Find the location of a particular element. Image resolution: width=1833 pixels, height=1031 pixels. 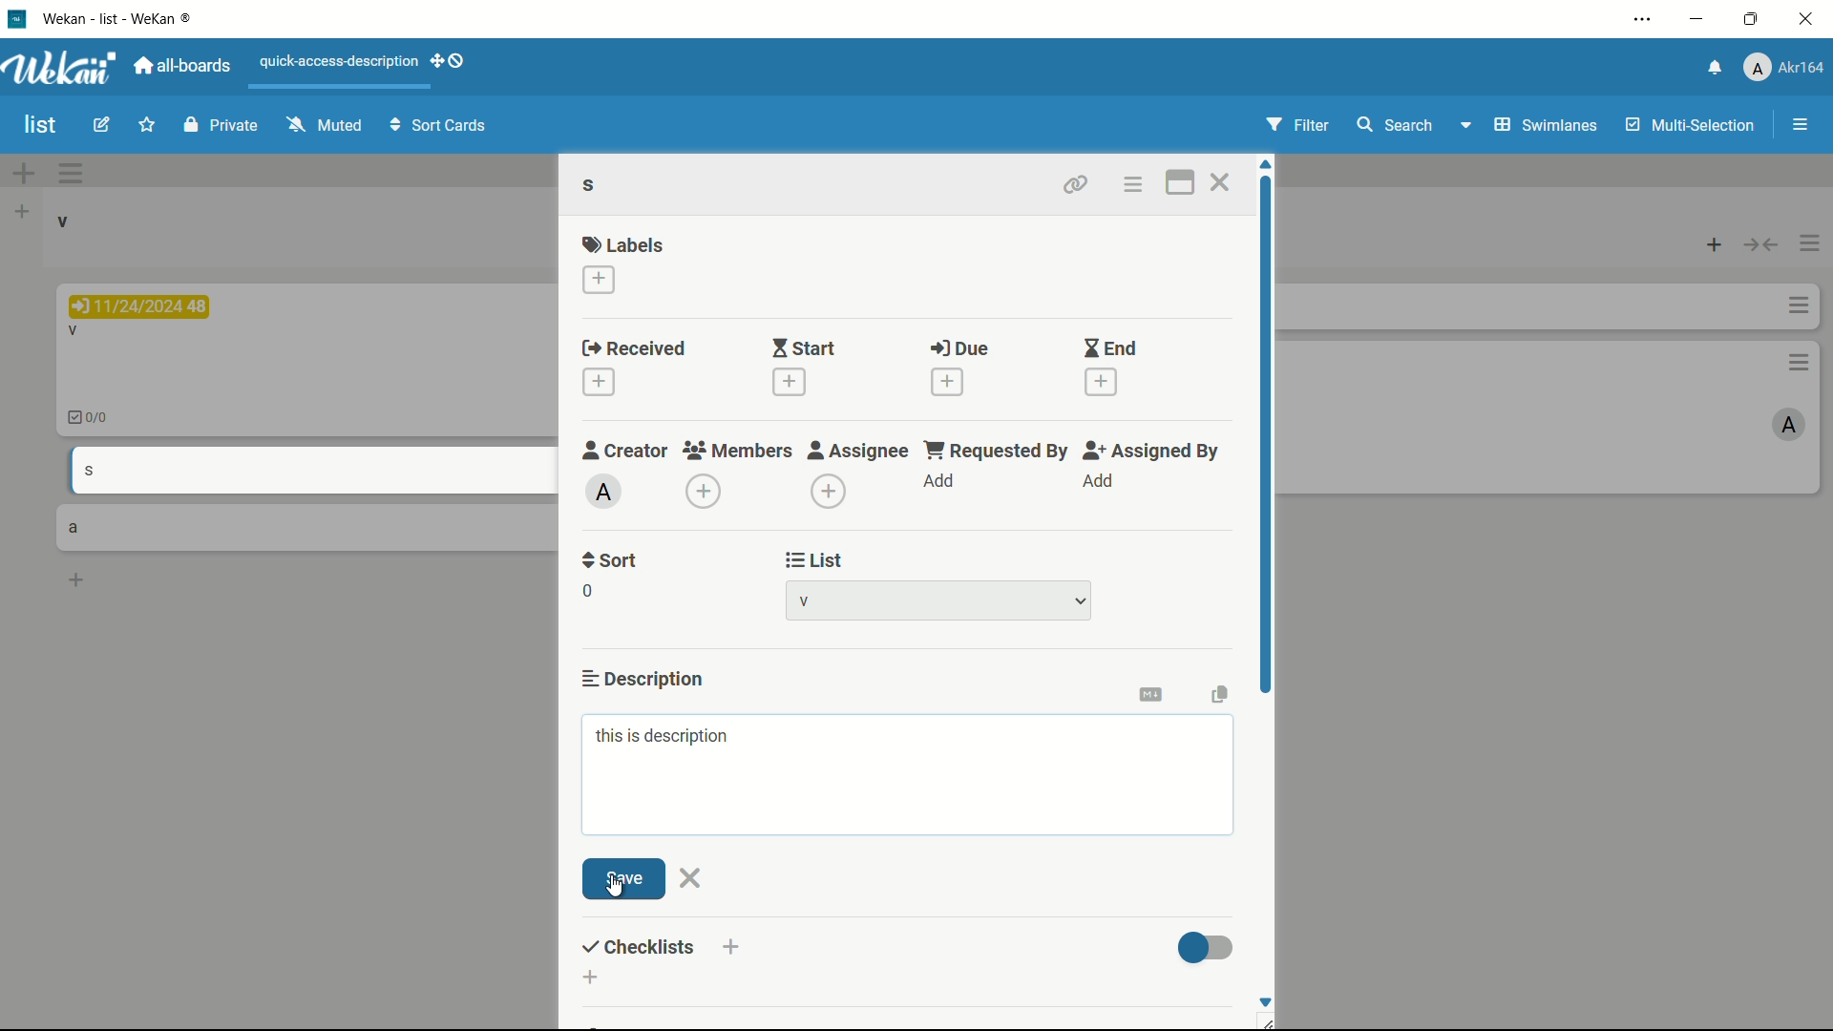

notifications is located at coordinates (1714, 69).